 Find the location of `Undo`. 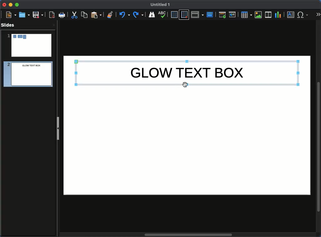

Undo is located at coordinates (124, 15).